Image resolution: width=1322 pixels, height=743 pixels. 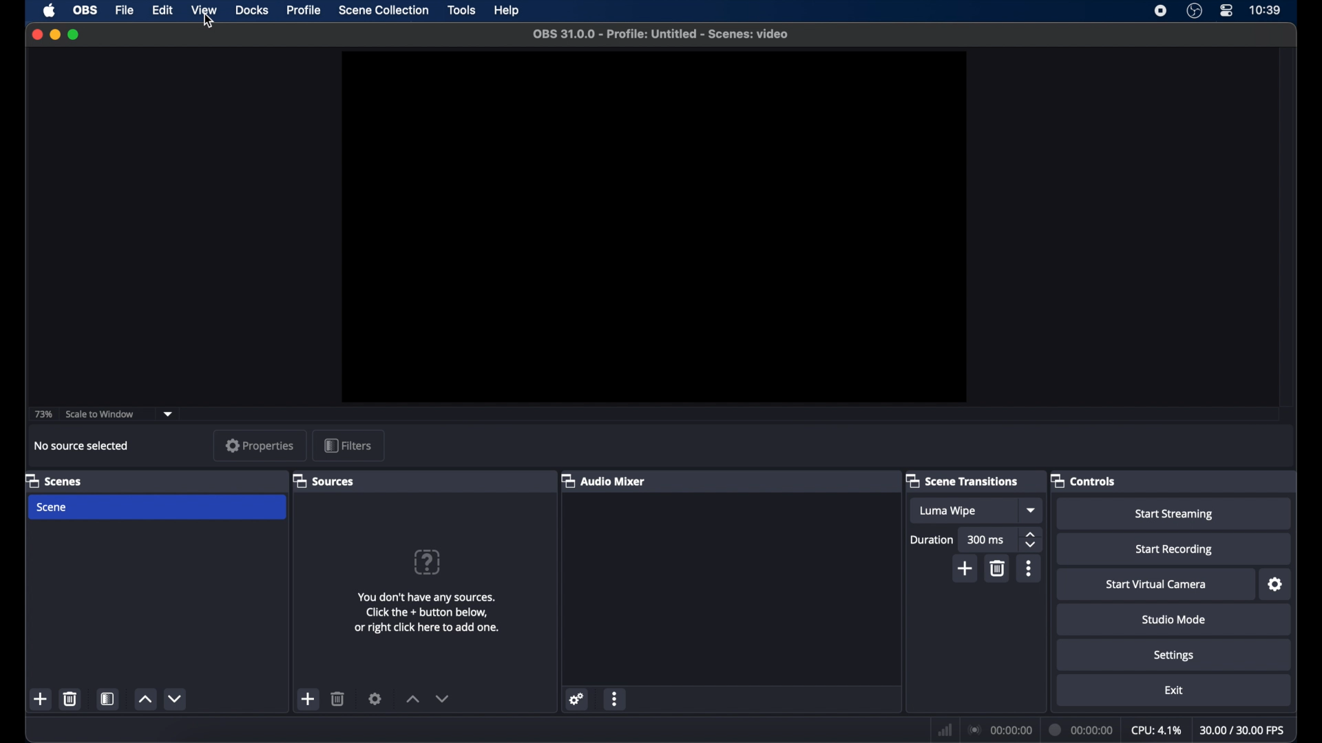 I want to click on You don't have any sources.
Click the + button below,
or right click here to add one., so click(x=426, y=614).